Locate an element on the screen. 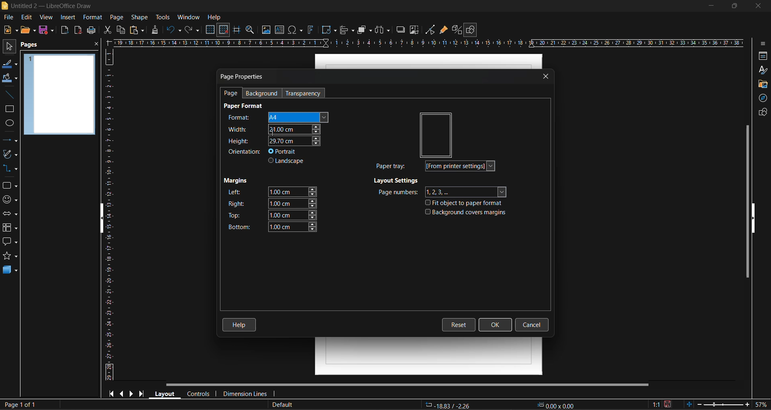 The width and height of the screenshot is (771, 410). arrange is located at coordinates (365, 30).